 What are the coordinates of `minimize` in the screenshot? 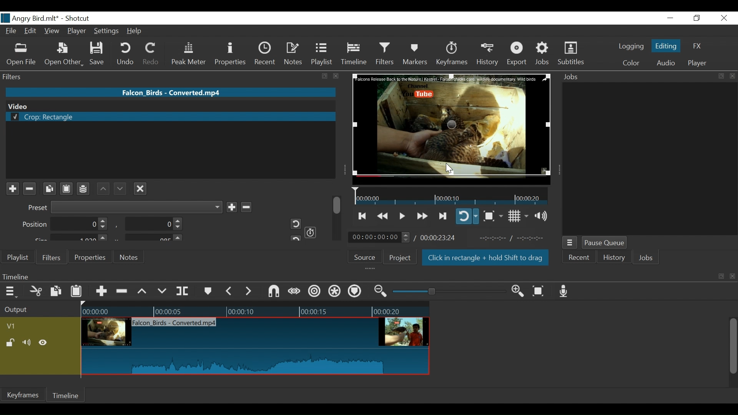 It's located at (670, 18).